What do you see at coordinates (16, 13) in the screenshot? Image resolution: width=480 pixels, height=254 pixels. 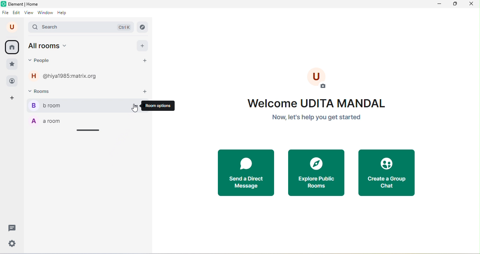 I see `edit` at bounding box center [16, 13].